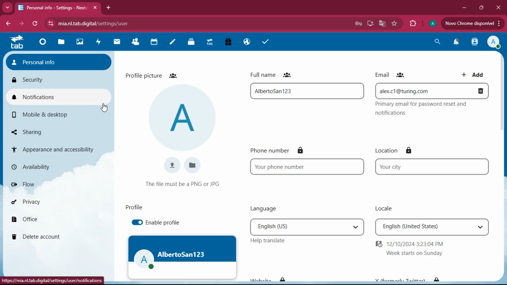  Describe the element at coordinates (172, 44) in the screenshot. I see `notes` at that location.